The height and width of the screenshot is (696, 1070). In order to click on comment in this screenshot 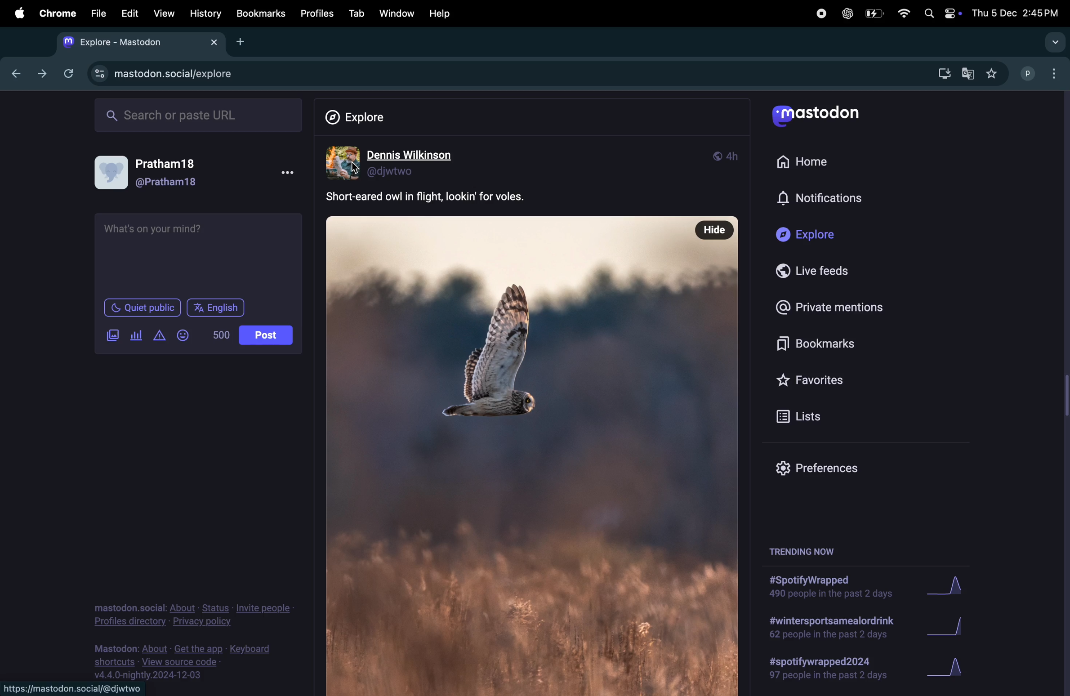, I will do `click(432, 196)`.